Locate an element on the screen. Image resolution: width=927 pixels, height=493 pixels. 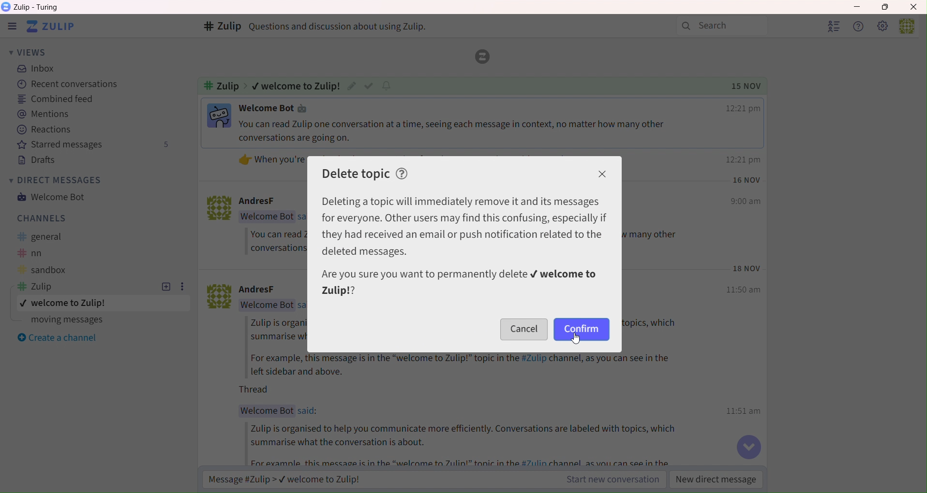
Minimize is located at coordinates (856, 8).